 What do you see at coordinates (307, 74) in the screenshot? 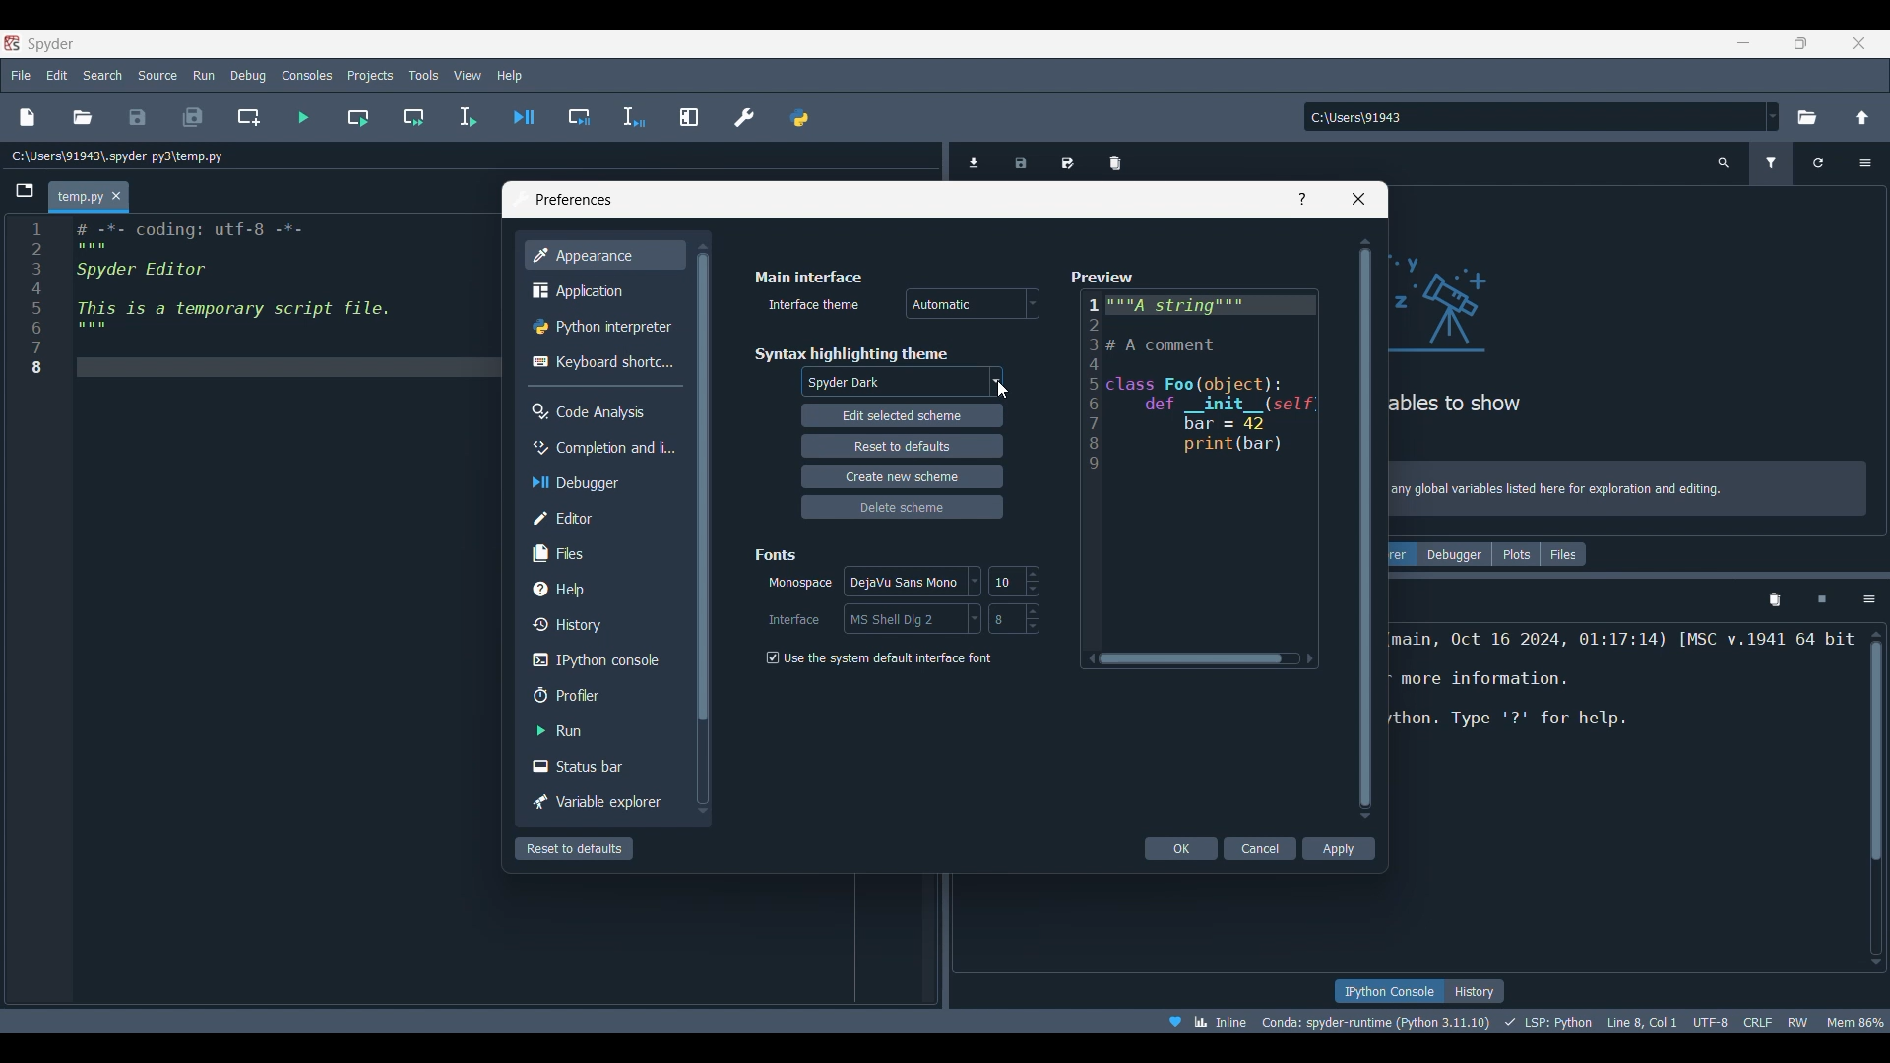
I see `Consoles menu` at bounding box center [307, 74].